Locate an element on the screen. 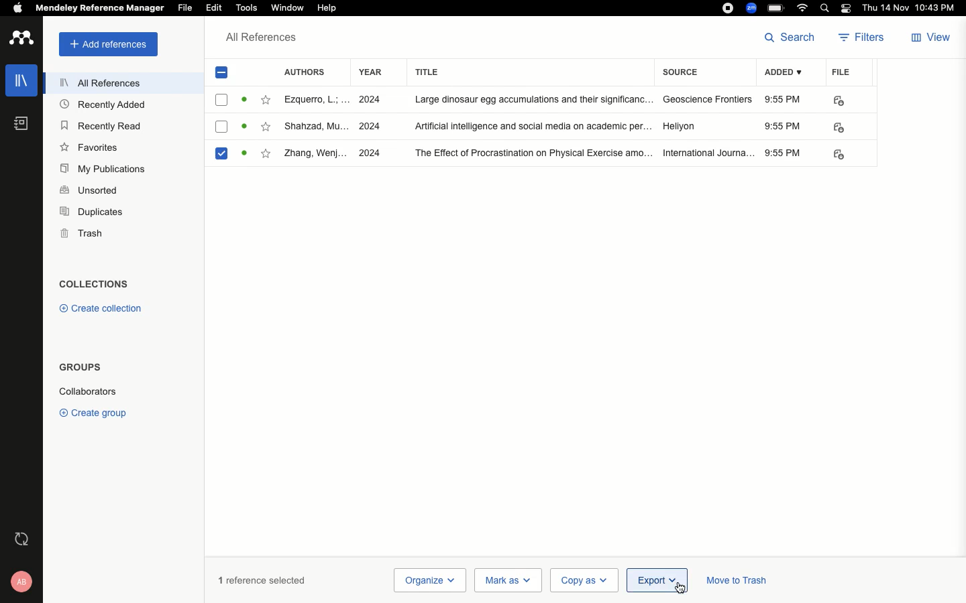  read is located at coordinates (246, 99).